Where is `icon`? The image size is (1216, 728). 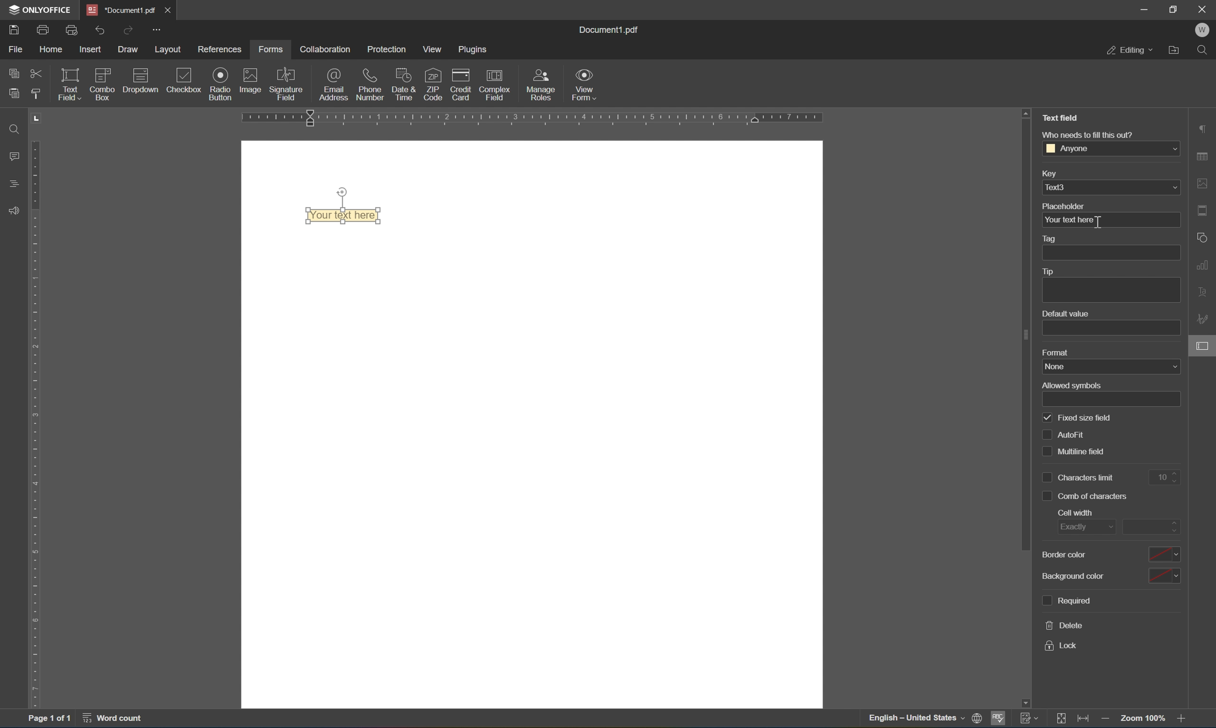
icon is located at coordinates (145, 75).